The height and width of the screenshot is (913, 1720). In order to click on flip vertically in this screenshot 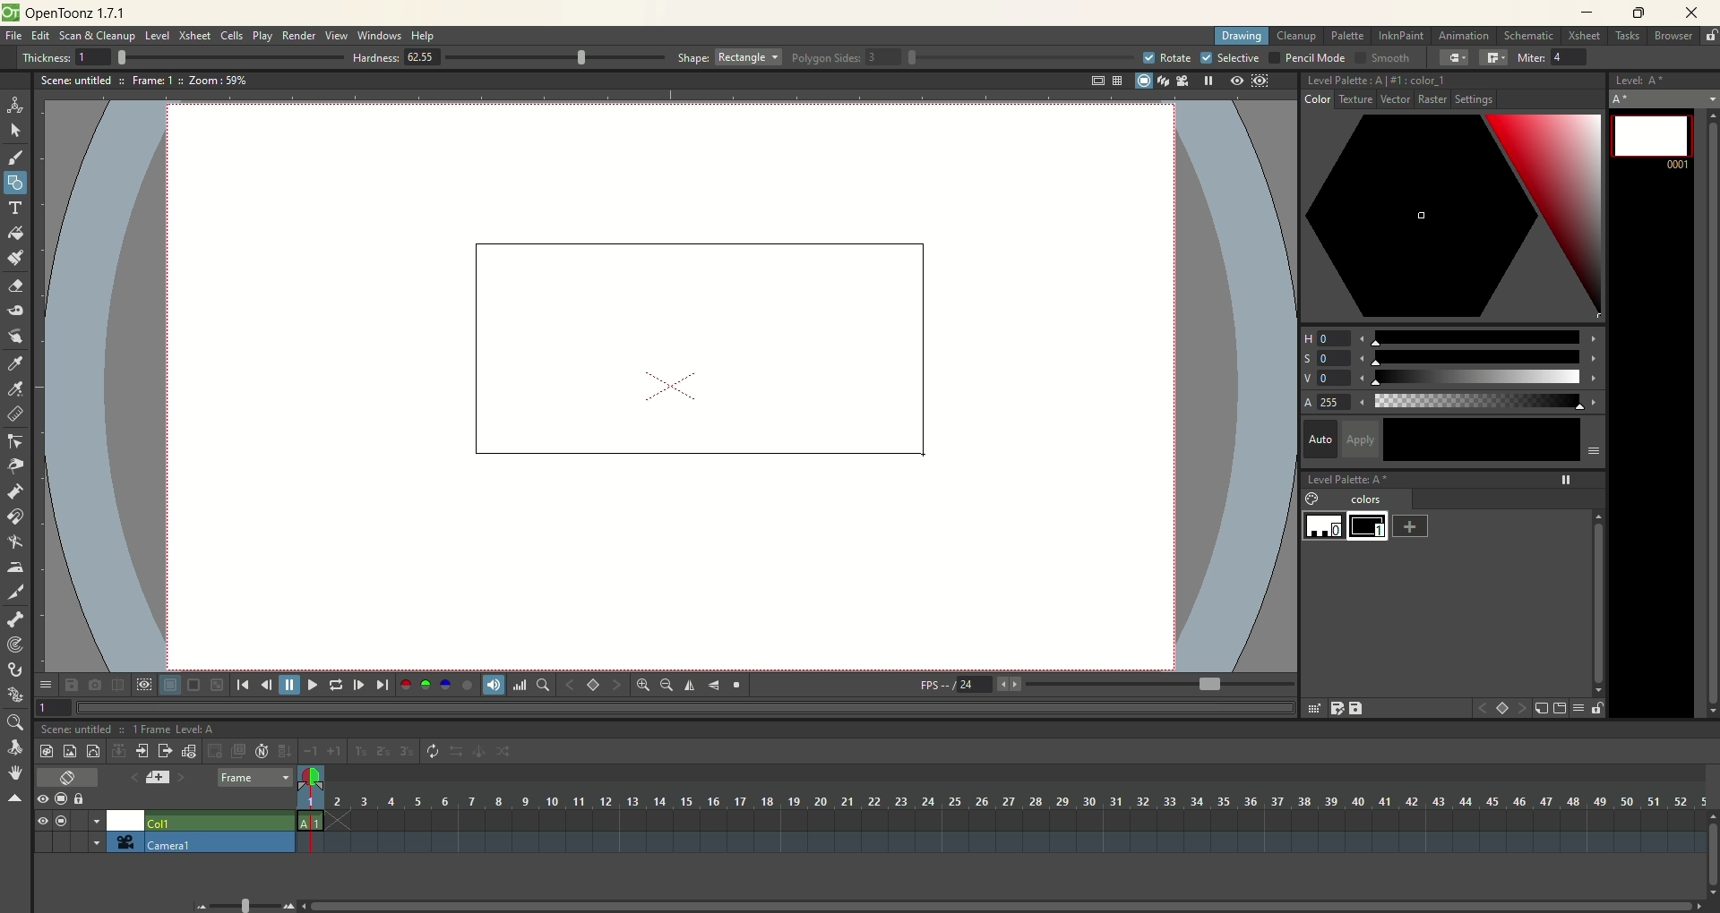, I will do `click(714, 686)`.